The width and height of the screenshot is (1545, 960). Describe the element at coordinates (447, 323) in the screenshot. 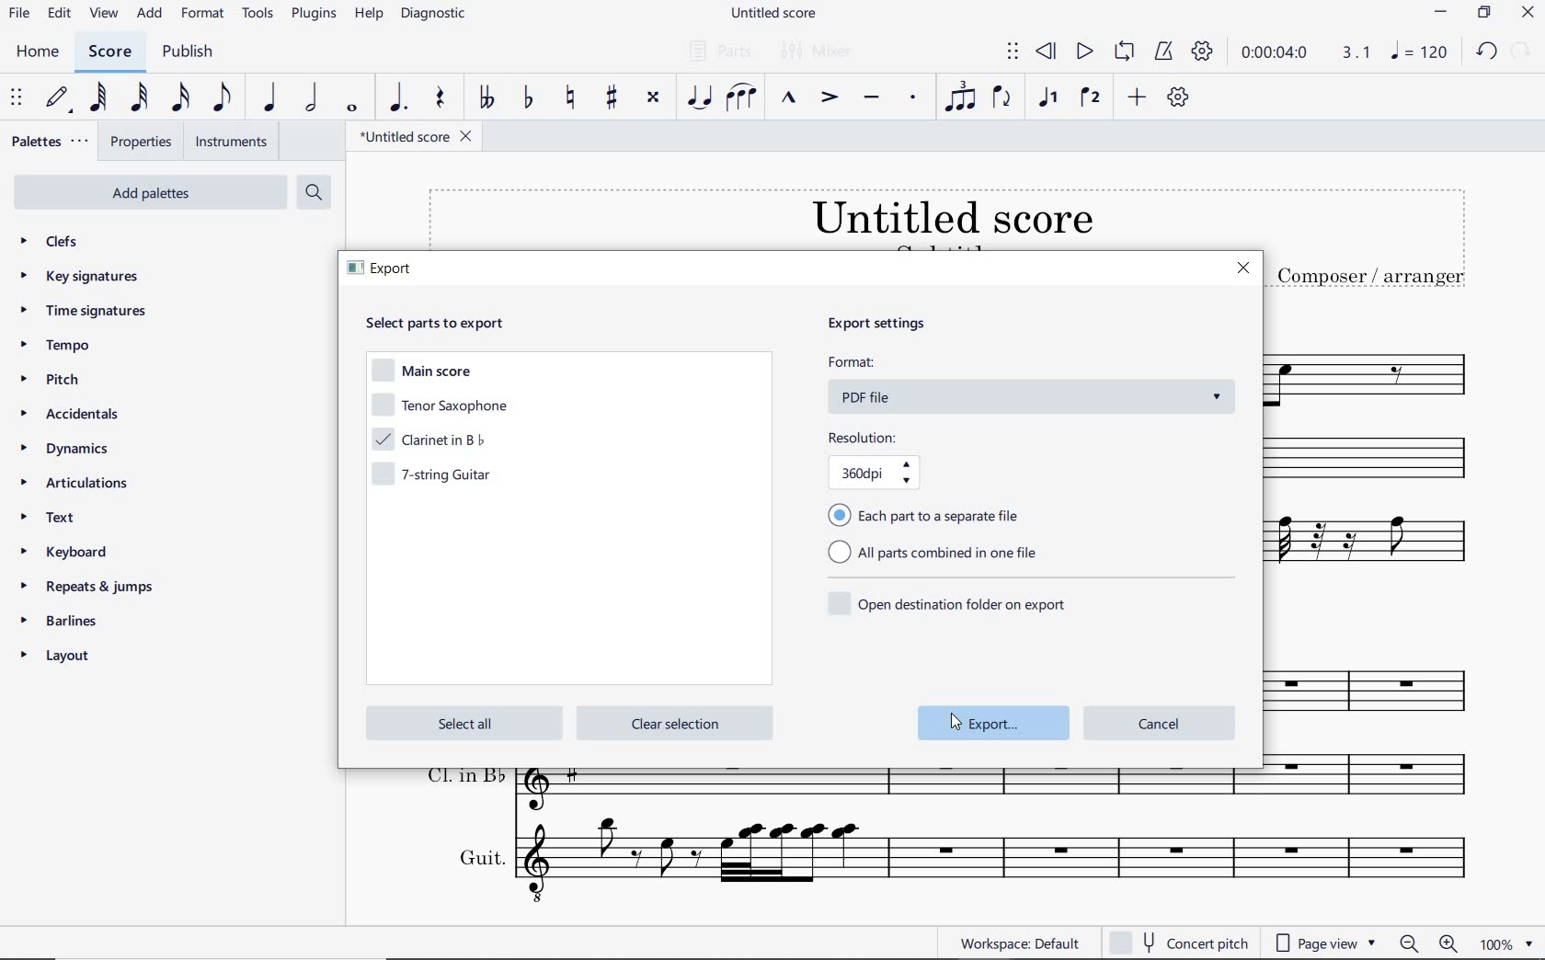

I see `select parts to export` at that location.